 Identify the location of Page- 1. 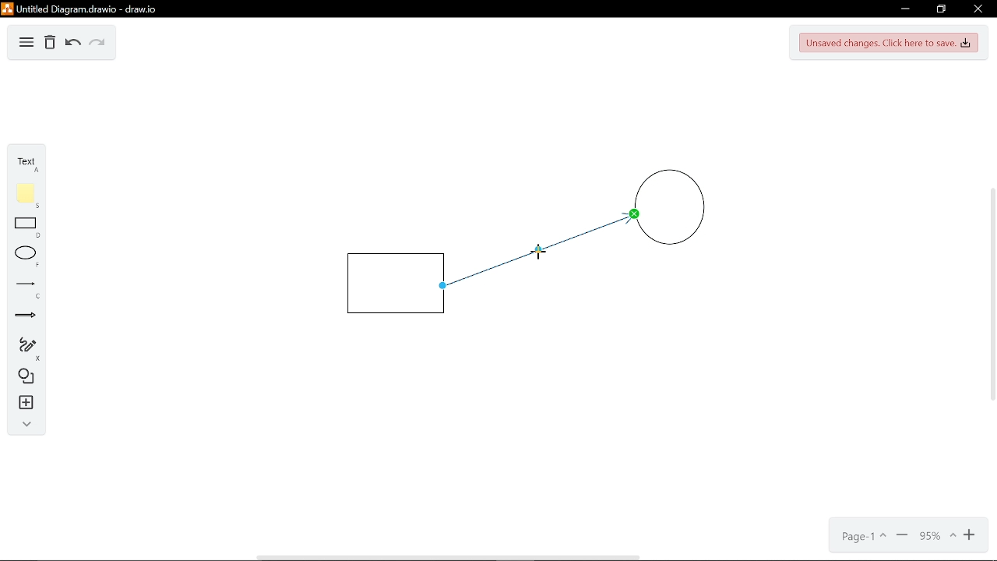
(862, 538).